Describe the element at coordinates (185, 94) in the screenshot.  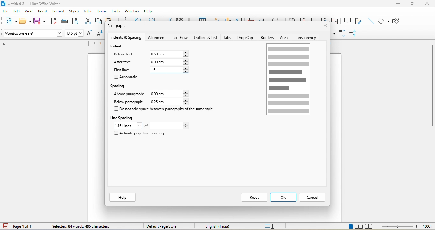
I see `increase or decrease` at that location.